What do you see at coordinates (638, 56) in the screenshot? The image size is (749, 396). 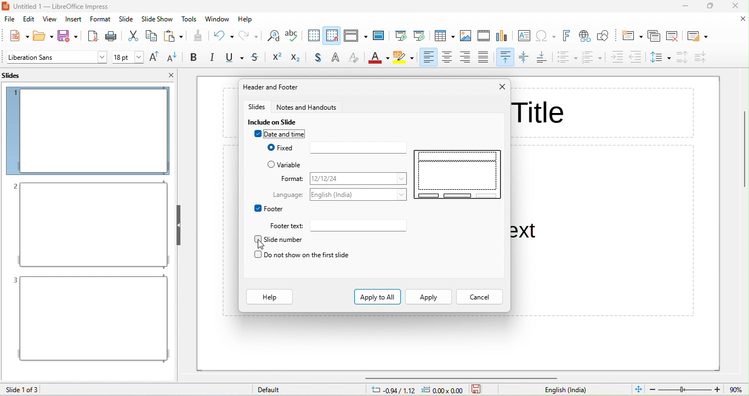 I see `decrease indent` at bounding box center [638, 56].